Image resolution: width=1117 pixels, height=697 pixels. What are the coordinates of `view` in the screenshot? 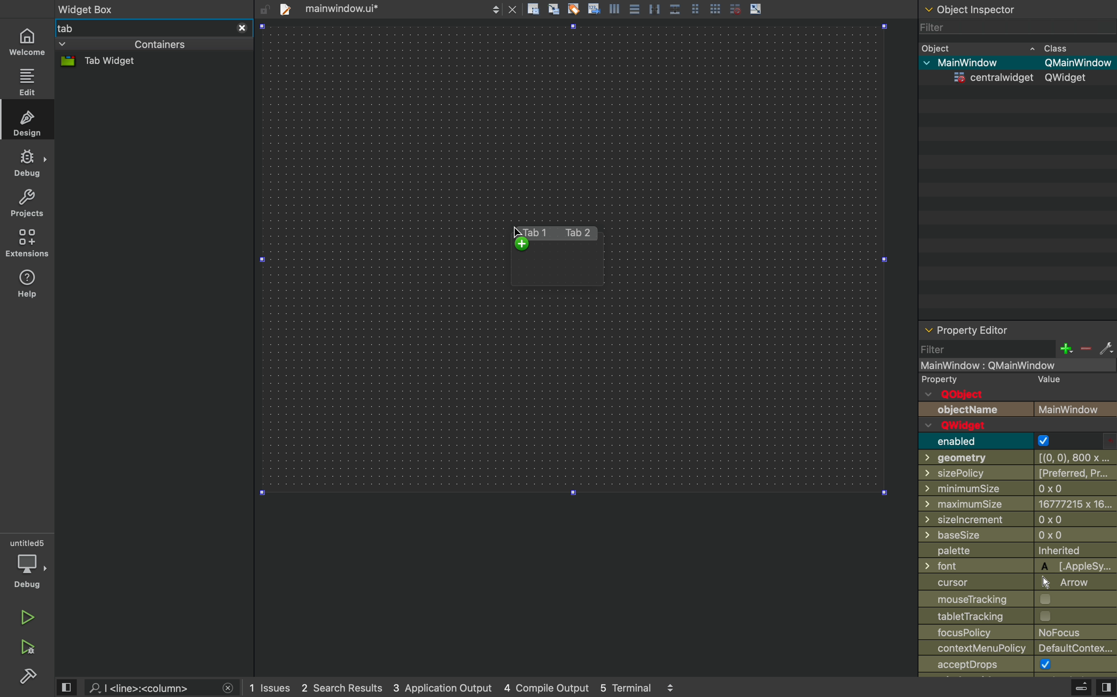 It's located at (66, 688).